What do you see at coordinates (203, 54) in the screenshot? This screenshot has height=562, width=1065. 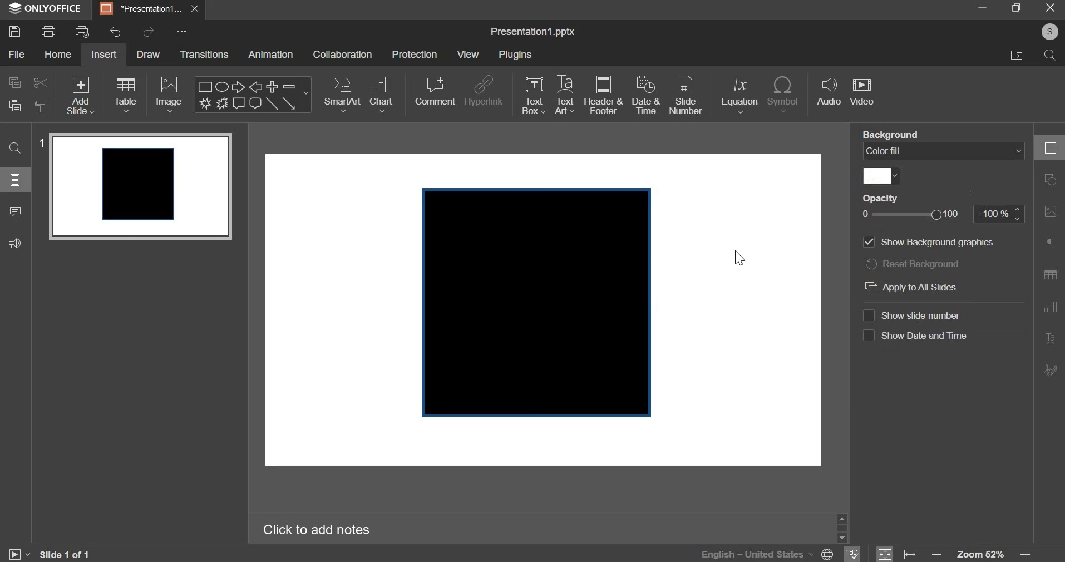 I see `transition` at bounding box center [203, 54].